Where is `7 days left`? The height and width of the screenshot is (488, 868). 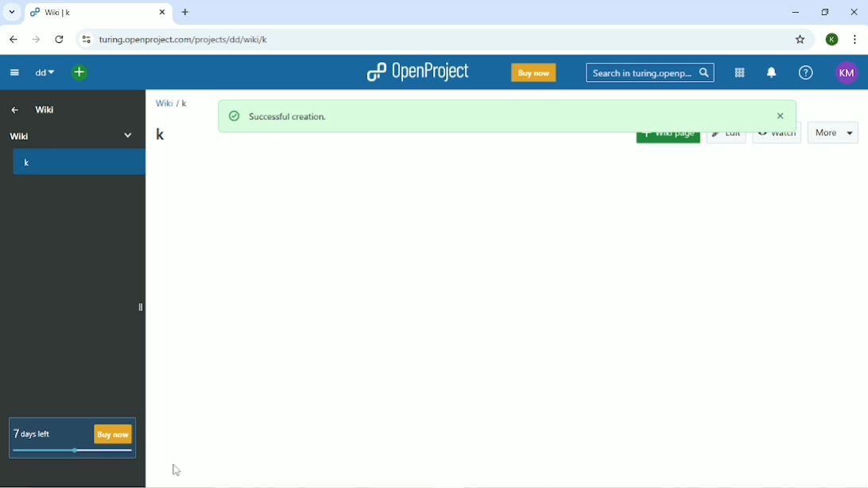 7 days left is located at coordinates (72, 437).